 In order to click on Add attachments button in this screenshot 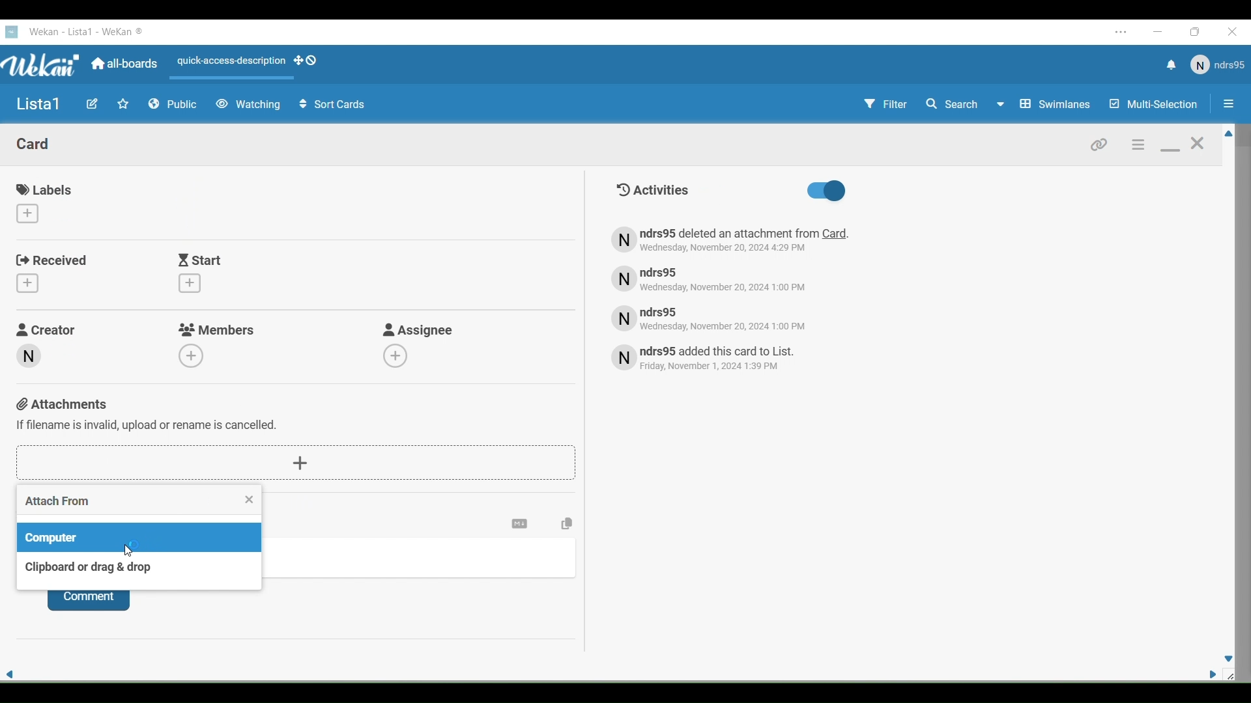, I will do `click(295, 463)`.